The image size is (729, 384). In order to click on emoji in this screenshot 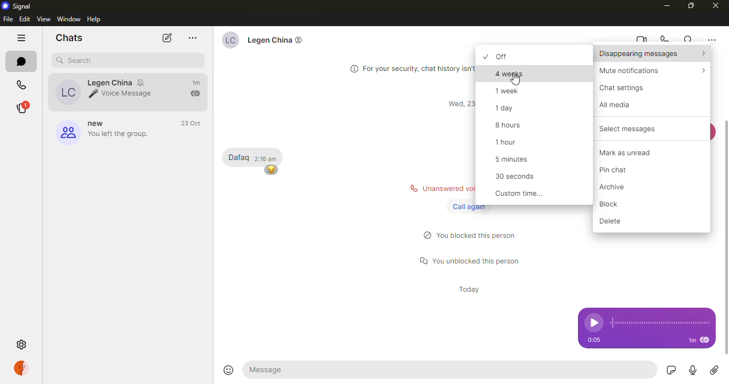, I will do `click(228, 368)`.